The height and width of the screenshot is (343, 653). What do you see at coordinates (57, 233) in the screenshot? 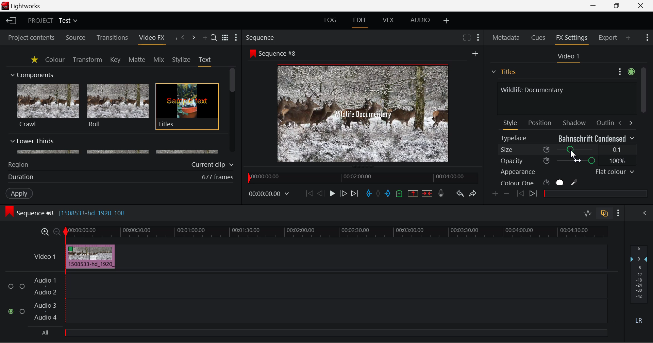
I see `Zoom Out Timeline` at bounding box center [57, 233].